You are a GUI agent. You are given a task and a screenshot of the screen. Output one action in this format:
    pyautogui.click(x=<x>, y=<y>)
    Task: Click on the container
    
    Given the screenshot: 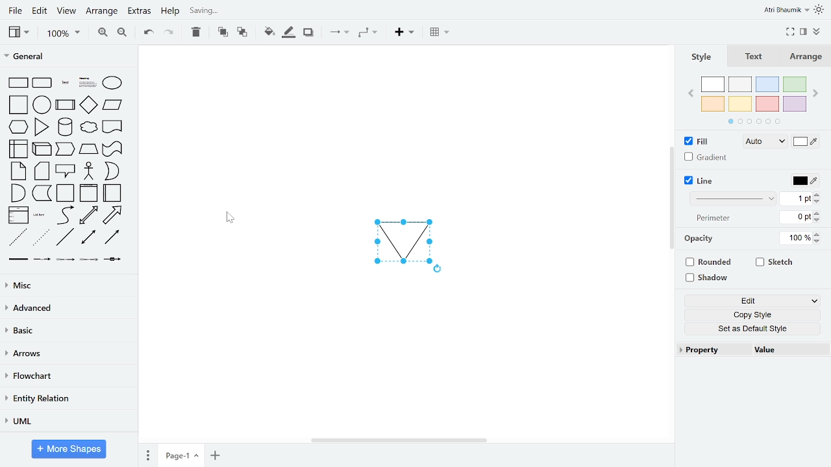 What is the action you would take?
    pyautogui.click(x=65, y=193)
    